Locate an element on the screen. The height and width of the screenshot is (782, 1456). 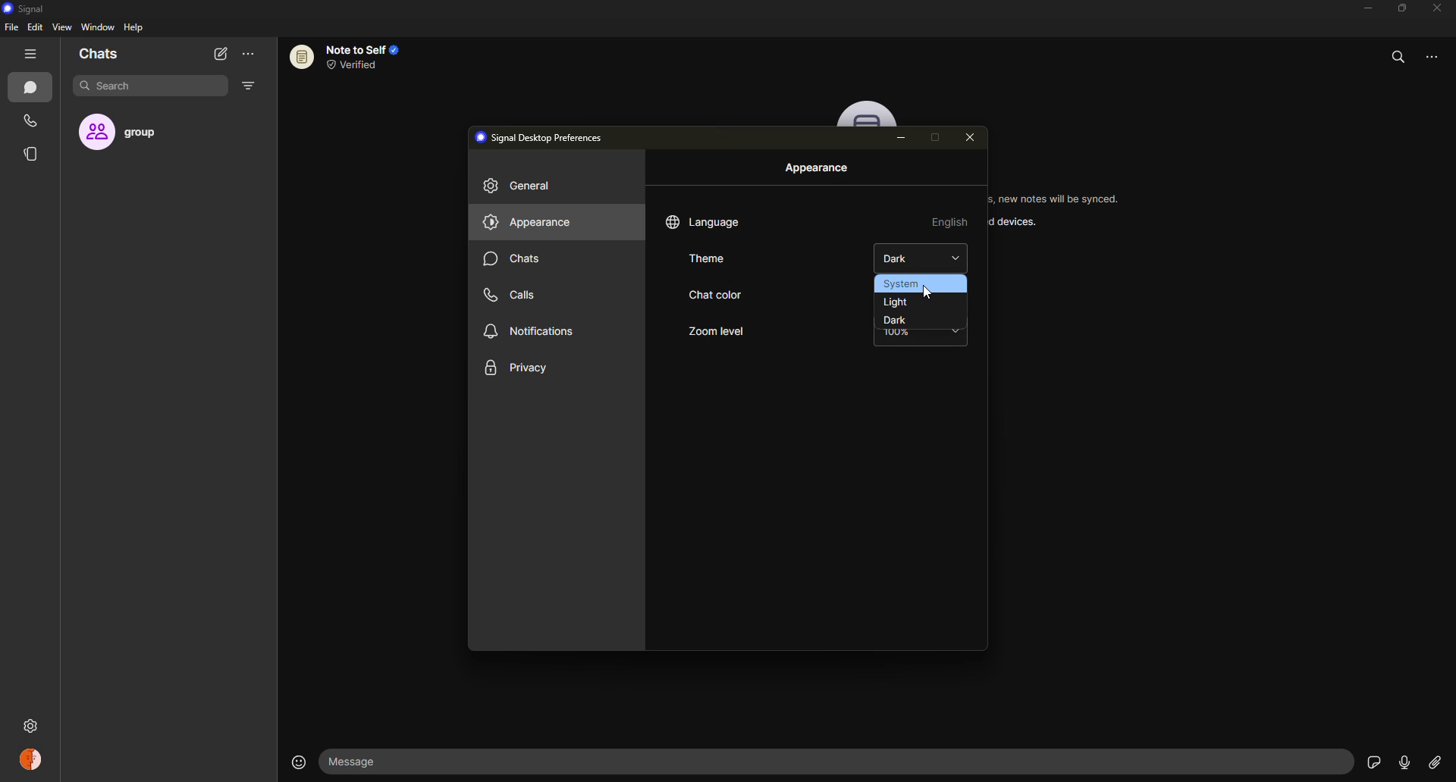
group is located at coordinates (134, 133).